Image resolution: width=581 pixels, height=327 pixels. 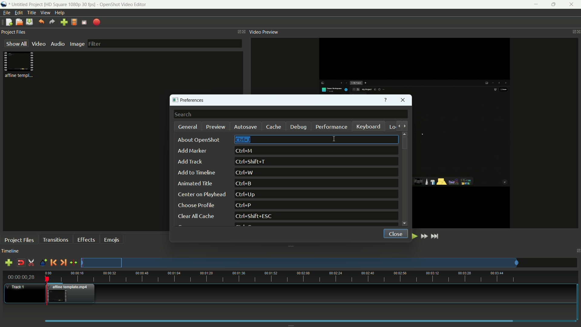 I want to click on preview track, so click(x=299, y=263).